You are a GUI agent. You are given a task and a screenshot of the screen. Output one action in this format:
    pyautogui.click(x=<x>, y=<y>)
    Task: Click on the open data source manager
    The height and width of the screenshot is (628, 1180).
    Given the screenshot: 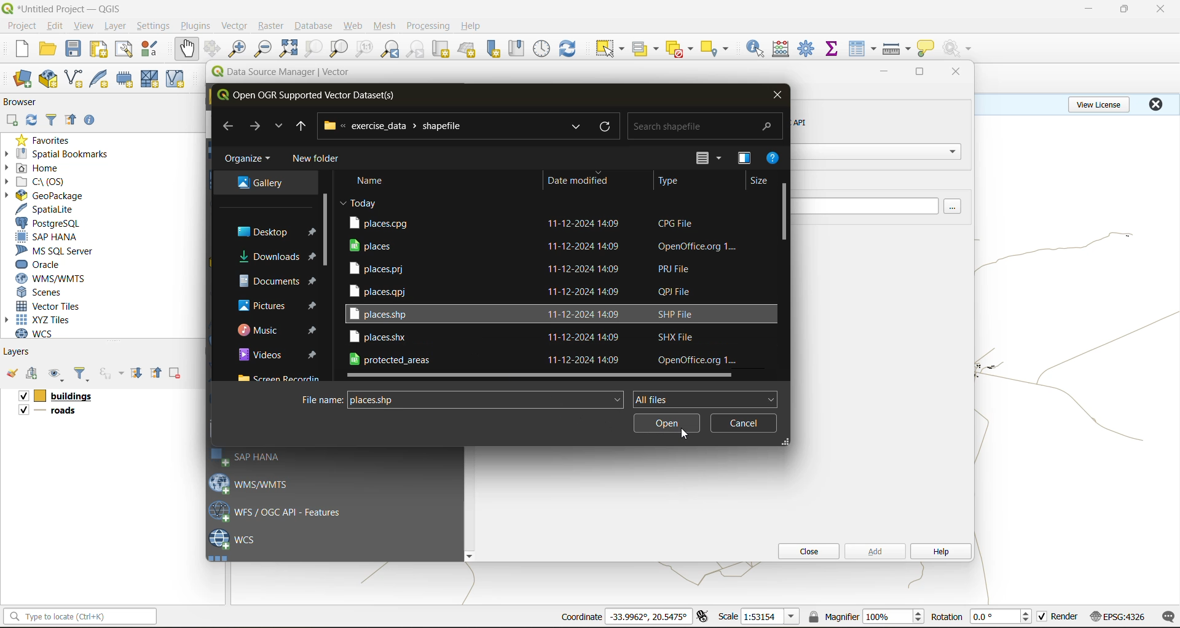 What is the action you would take?
    pyautogui.click(x=22, y=79)
    